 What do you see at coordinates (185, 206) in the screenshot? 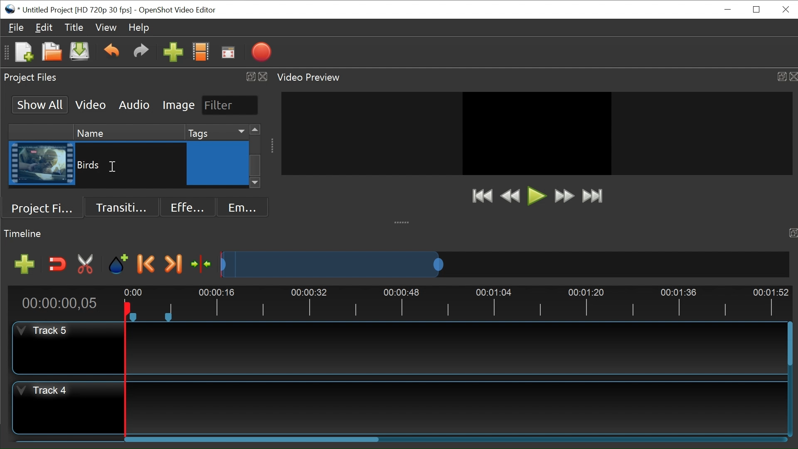
I see `Effects` at bounding box center [185, 206].